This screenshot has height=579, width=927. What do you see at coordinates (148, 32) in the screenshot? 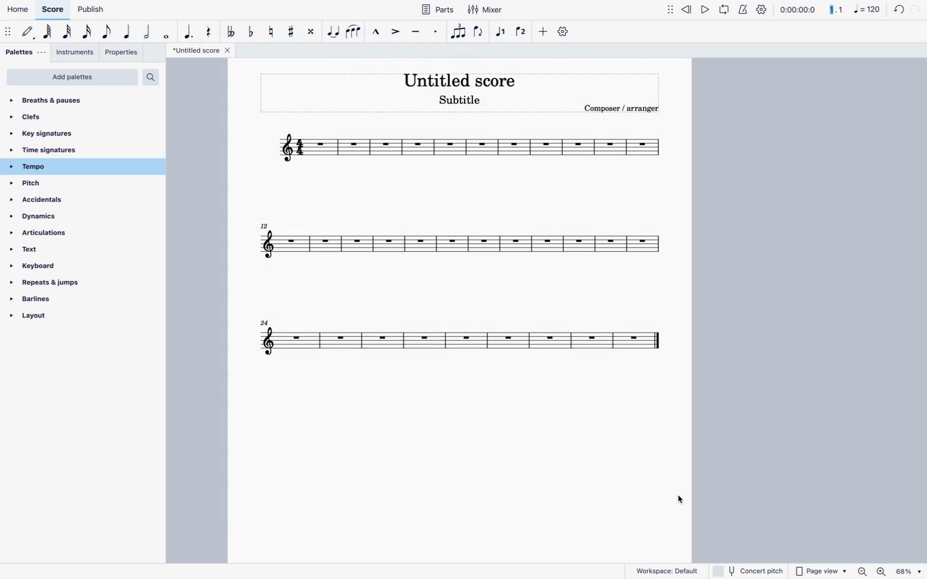
I see `half note` at bounding box center [148, 32].